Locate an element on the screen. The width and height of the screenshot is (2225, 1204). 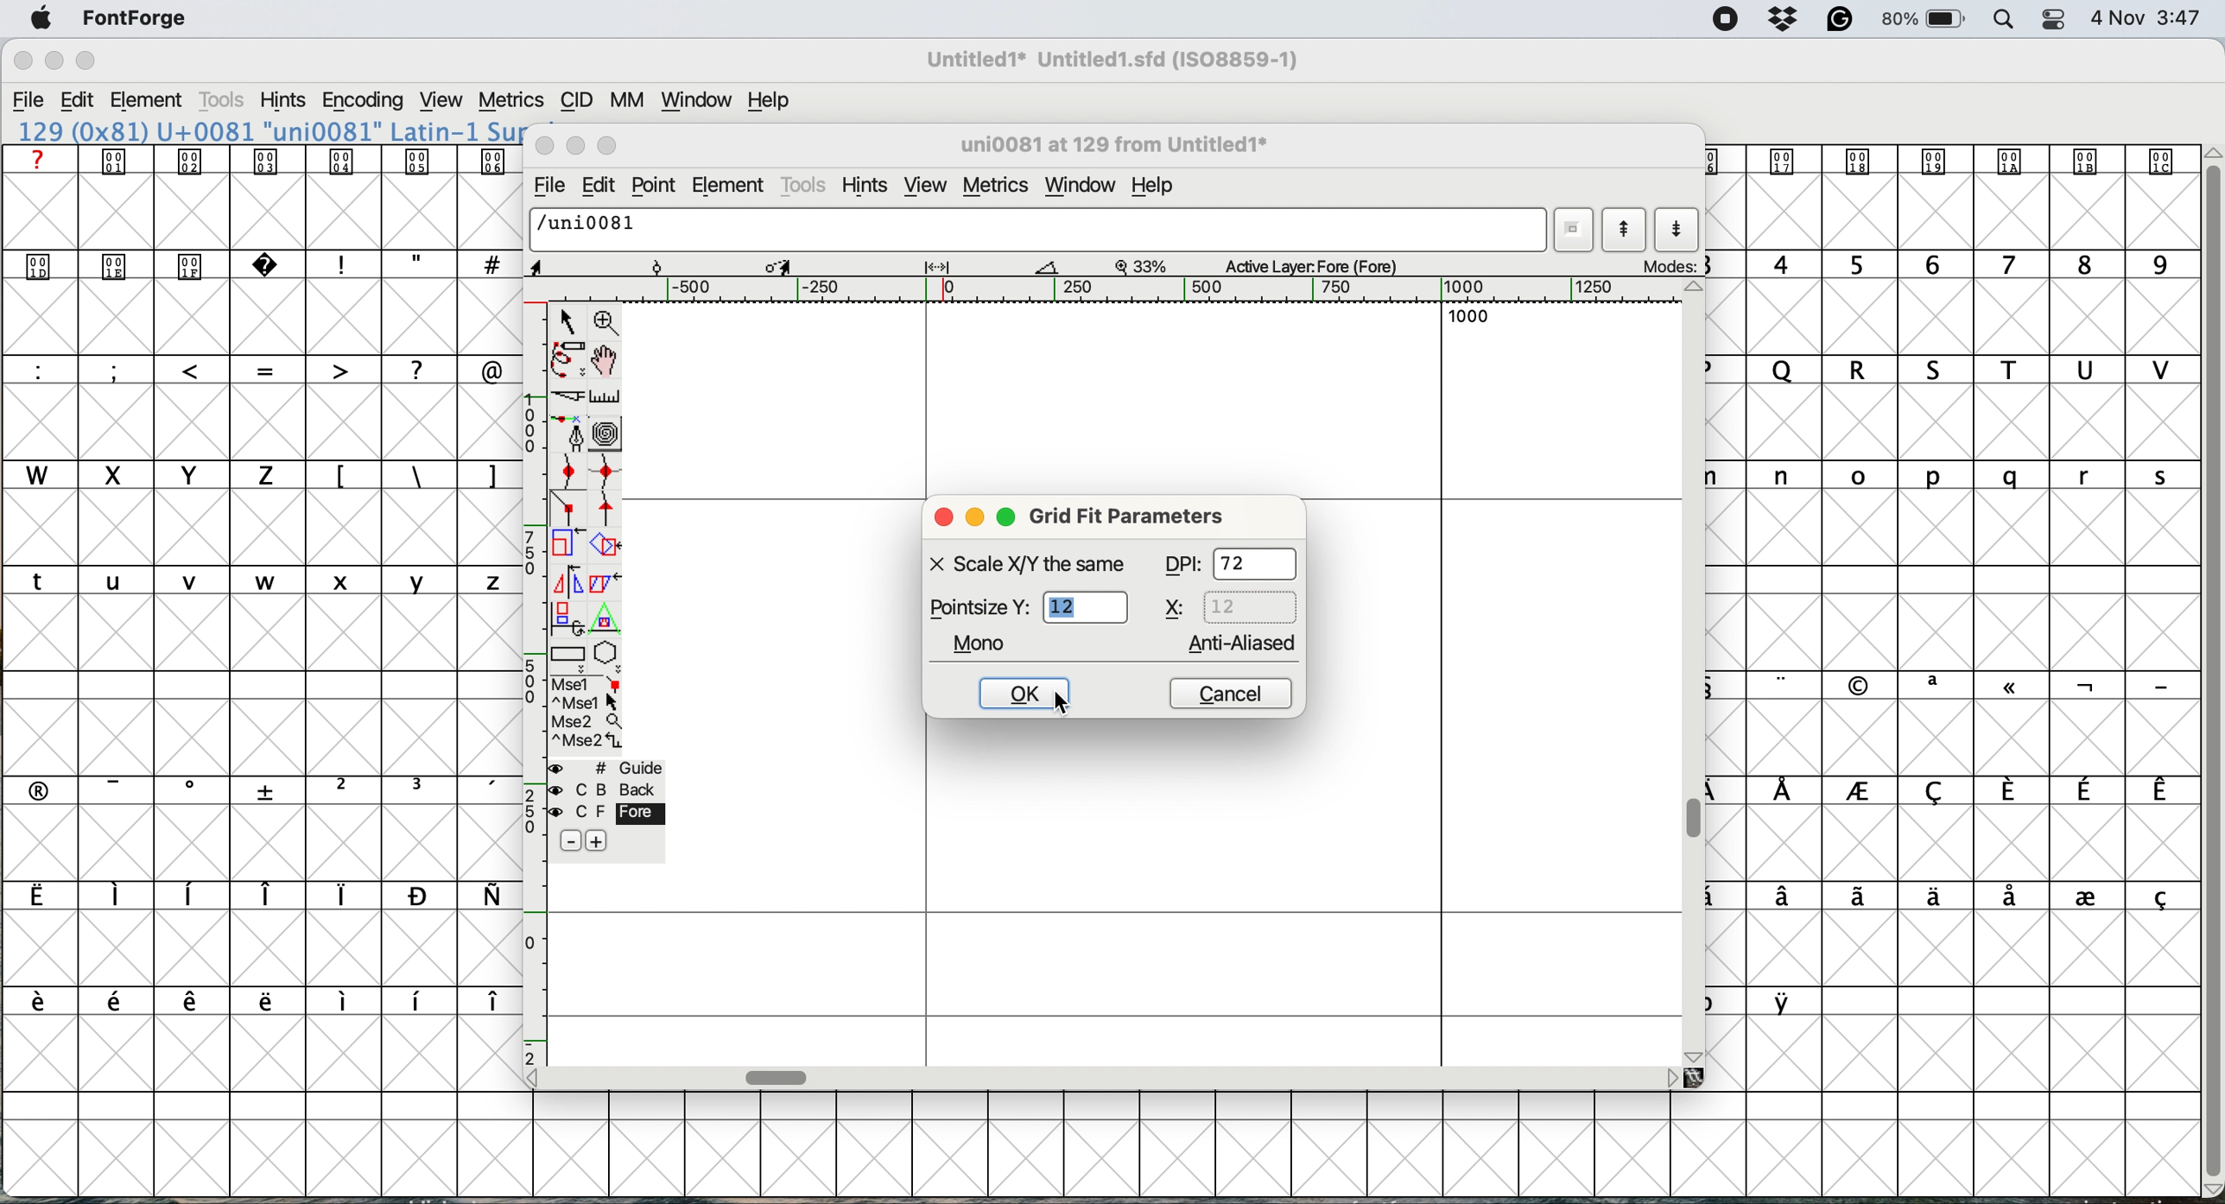
word list is located at coordinates (1577, 231).